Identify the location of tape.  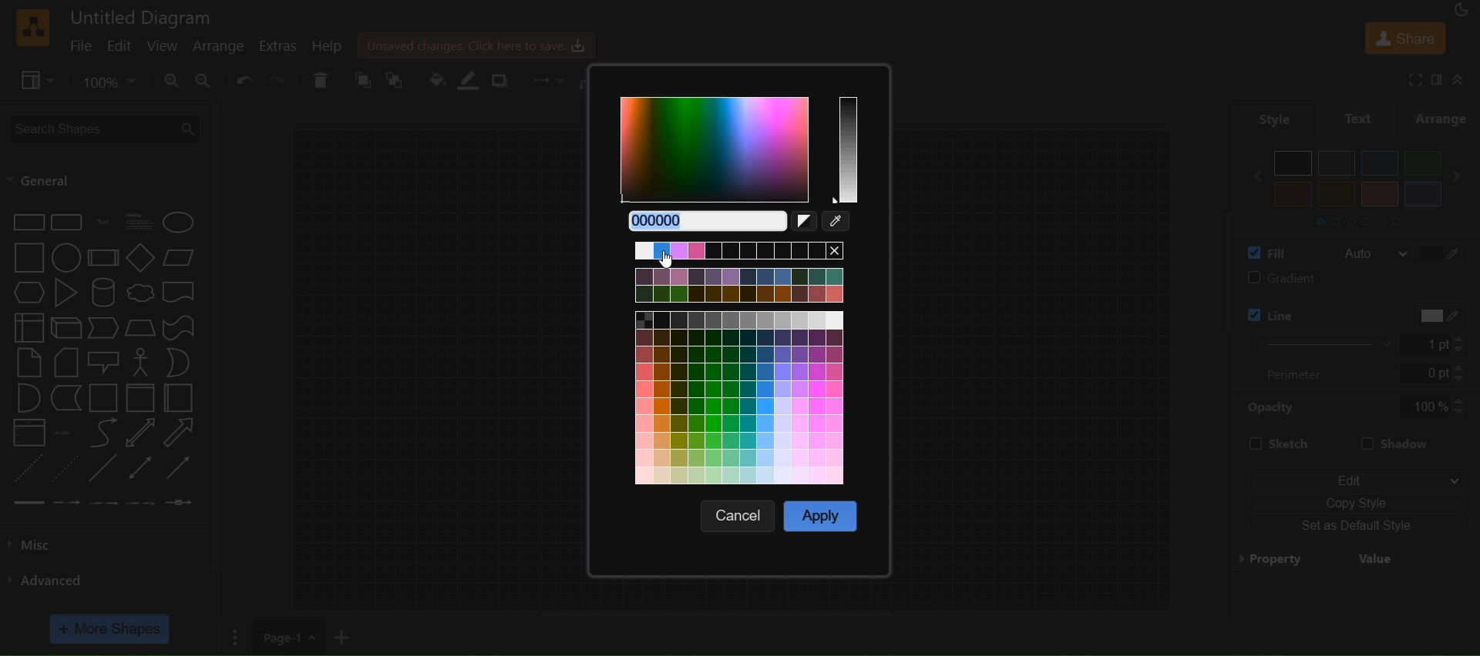
(181, 326).